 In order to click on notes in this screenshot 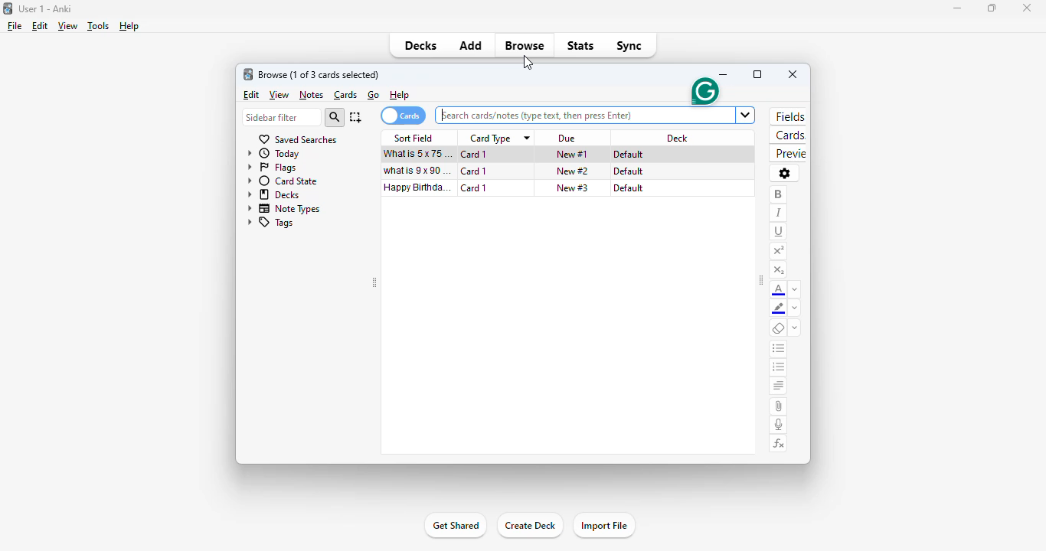, I will do `click(311, 95)`.